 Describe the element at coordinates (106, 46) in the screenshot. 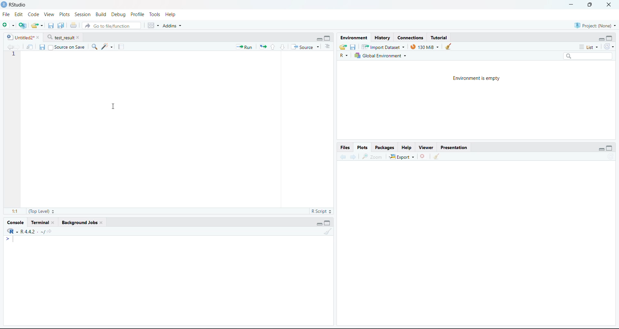

I see `Code Tools` at that location.